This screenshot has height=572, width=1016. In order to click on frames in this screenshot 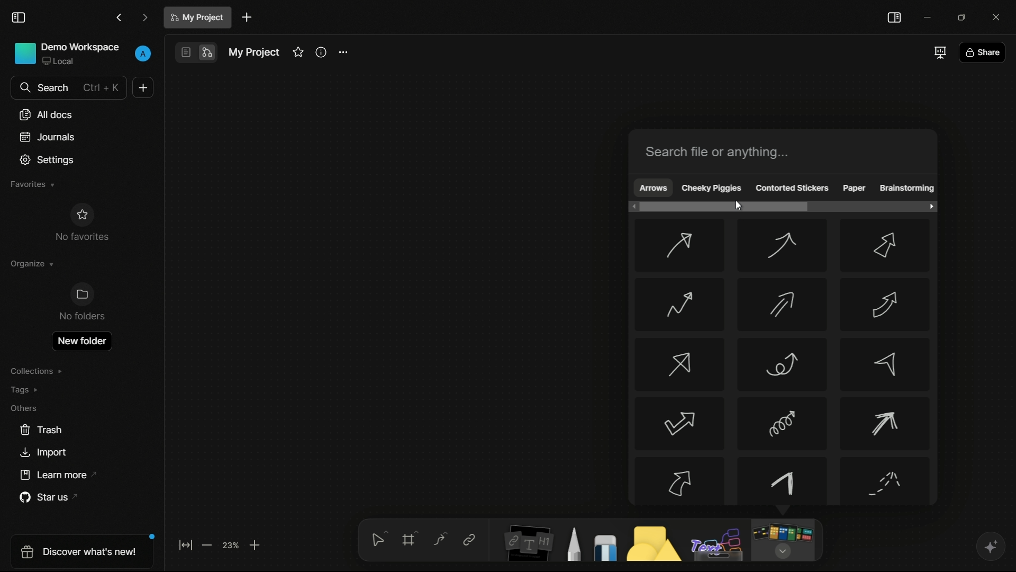, I will do `click(411, 538)`.